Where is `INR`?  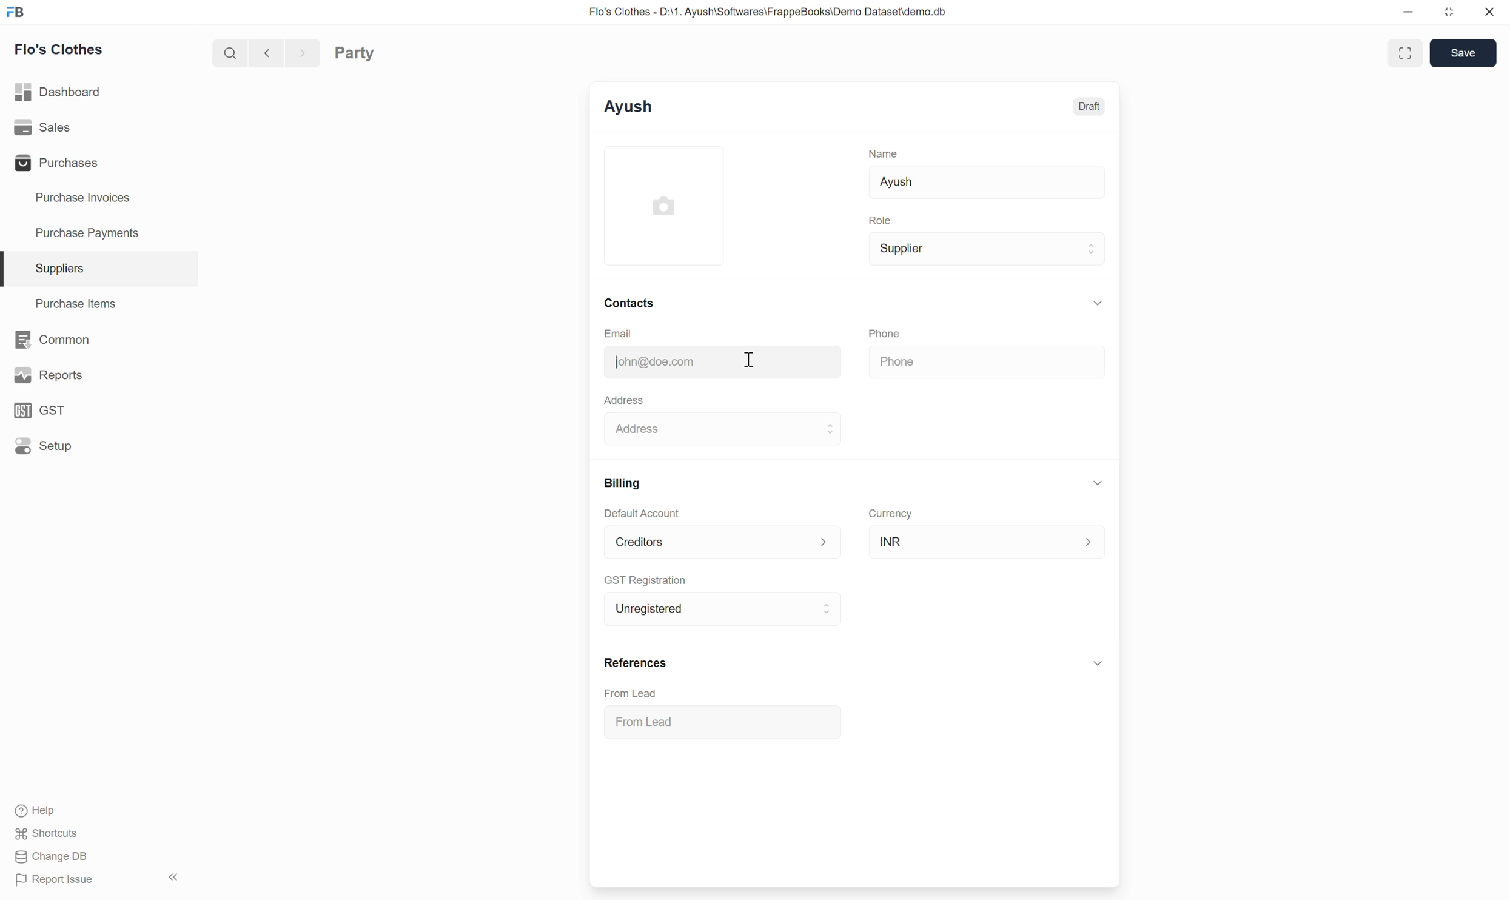 INR is located at coordinates (987, 542).